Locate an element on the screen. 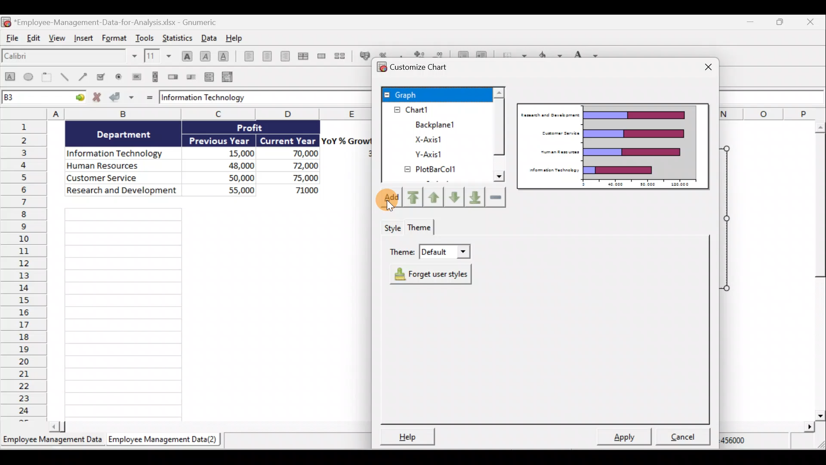 The height and width of the screenshot is (465, 826). Create a button is located at coordinates (136, 76).